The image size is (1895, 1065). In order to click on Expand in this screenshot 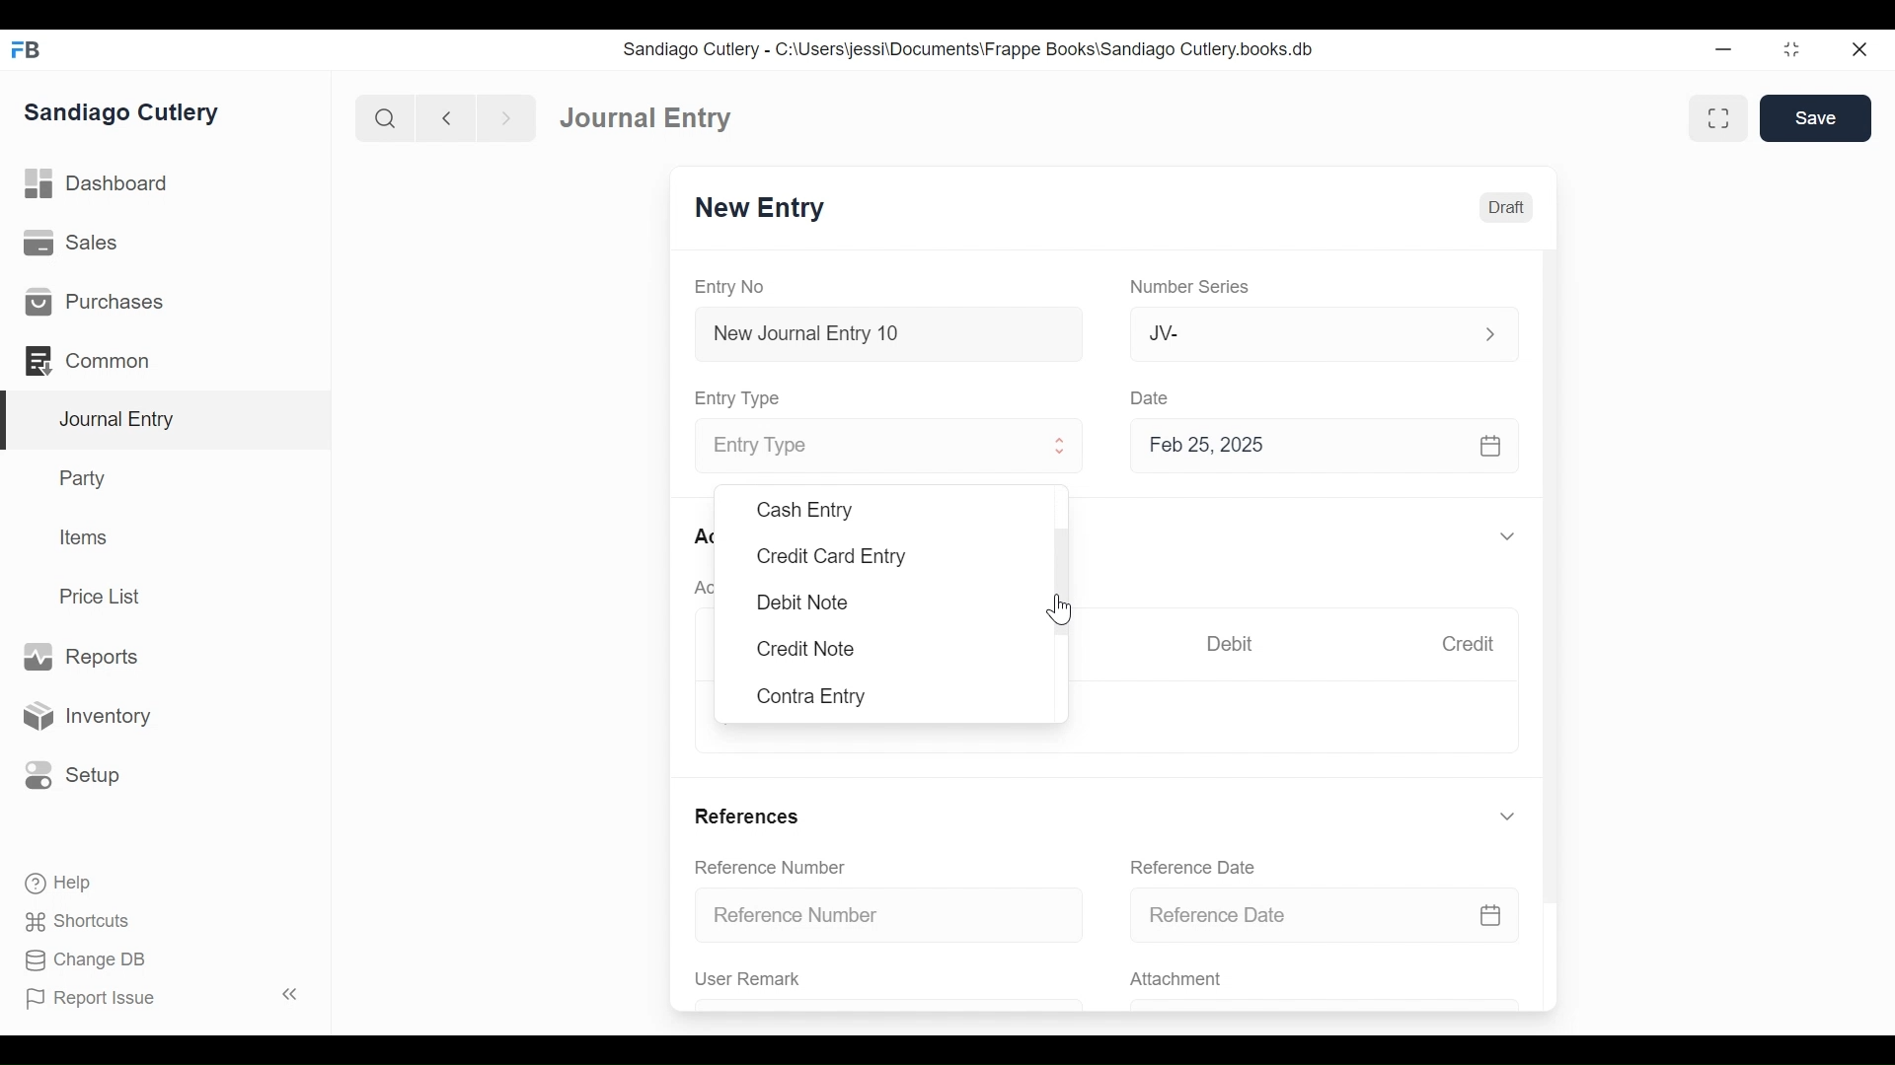, I will do `click(1489, 332)`.